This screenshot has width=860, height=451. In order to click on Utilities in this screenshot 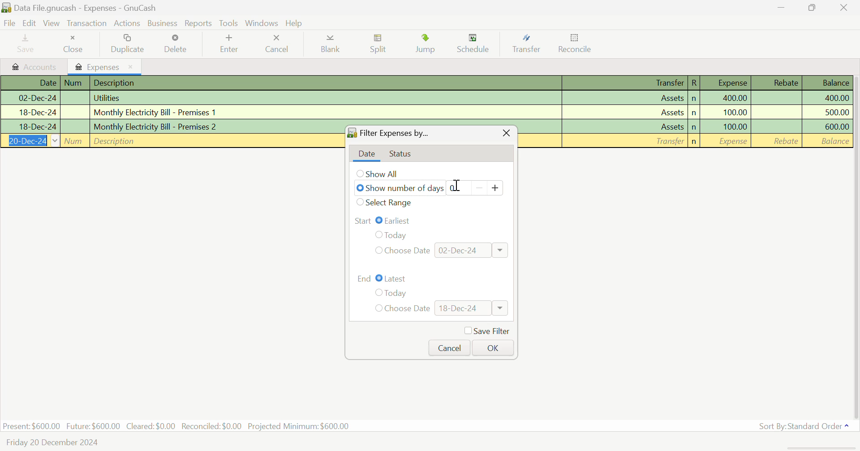, I will do `click(326, 98)`.